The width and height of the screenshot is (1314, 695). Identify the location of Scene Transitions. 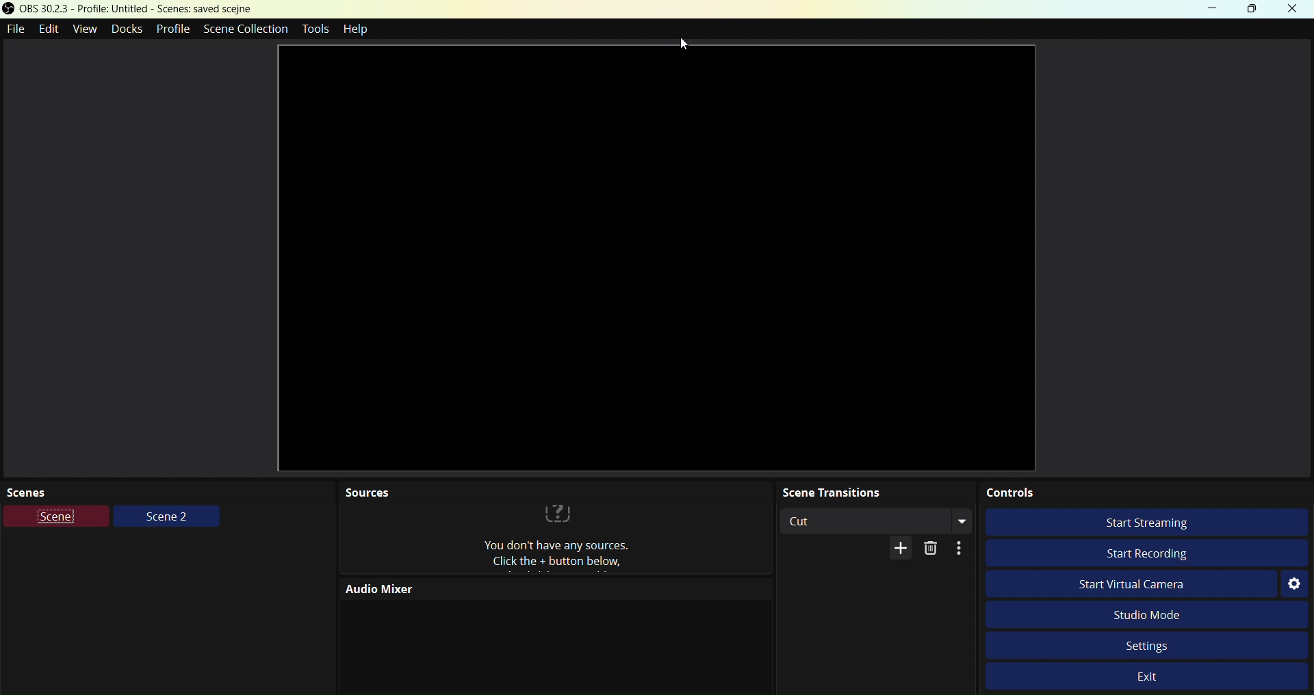
(872, 491).